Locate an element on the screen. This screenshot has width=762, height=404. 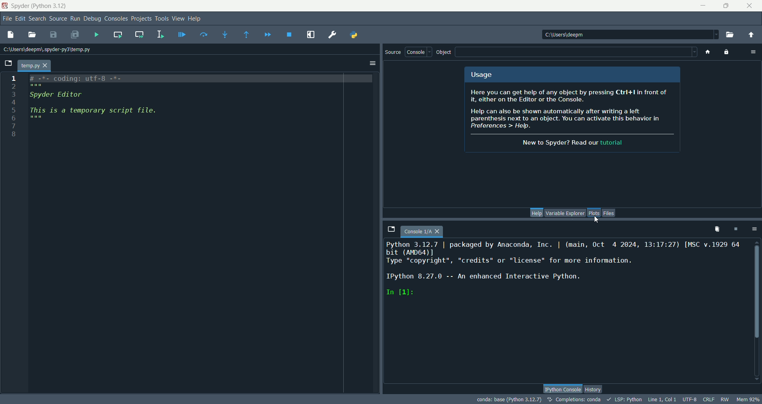
browse tabs is located at coordinates (8, 63).